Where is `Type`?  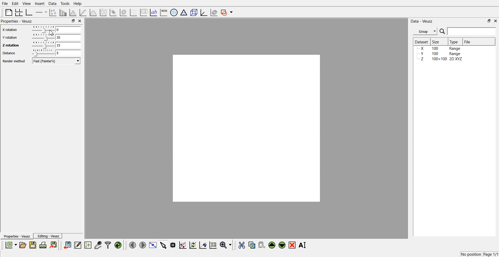
Type is located at coordinates (455, 42).